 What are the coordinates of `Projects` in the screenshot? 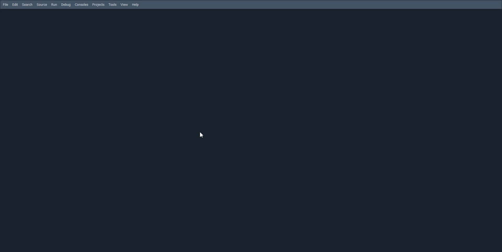 It's located at (98, 5).